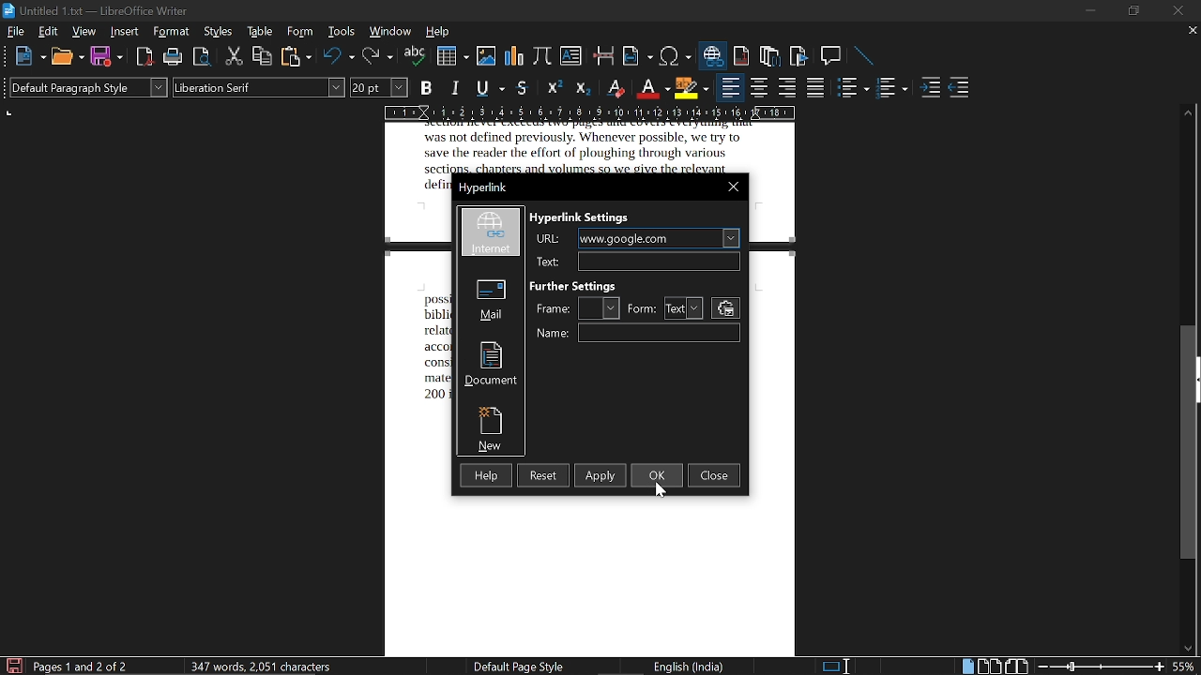 The width and height of the screenshot is (1201, 675). I want to click on align left, so click(729, 89).